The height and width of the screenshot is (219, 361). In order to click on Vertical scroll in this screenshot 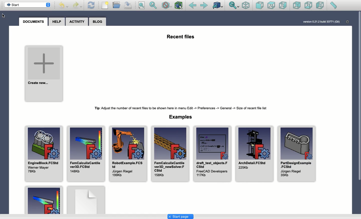, I will do `click(359, 112)`.